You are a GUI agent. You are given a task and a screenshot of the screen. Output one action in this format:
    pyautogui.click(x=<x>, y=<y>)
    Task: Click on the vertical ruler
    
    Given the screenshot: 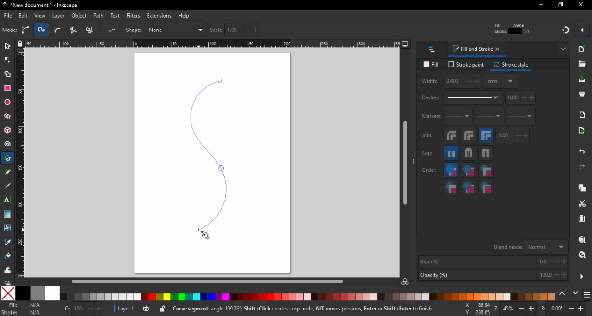 What is the action you would take?
    pyautogui.click(x=21, y=164)
    